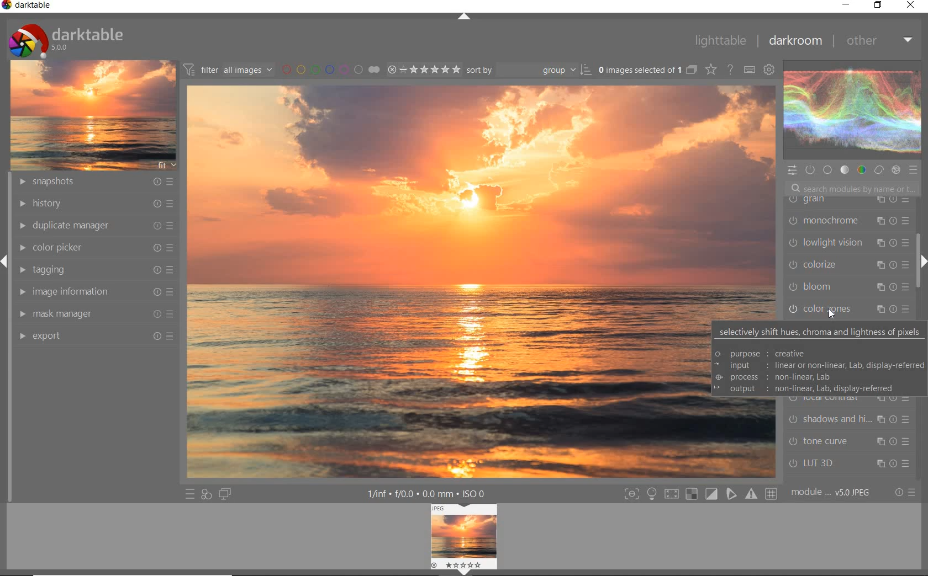 The image size is (928, 576). Describe the element at coordinates (95, 204) in the screenshot. I see `HISTORY` at that location.